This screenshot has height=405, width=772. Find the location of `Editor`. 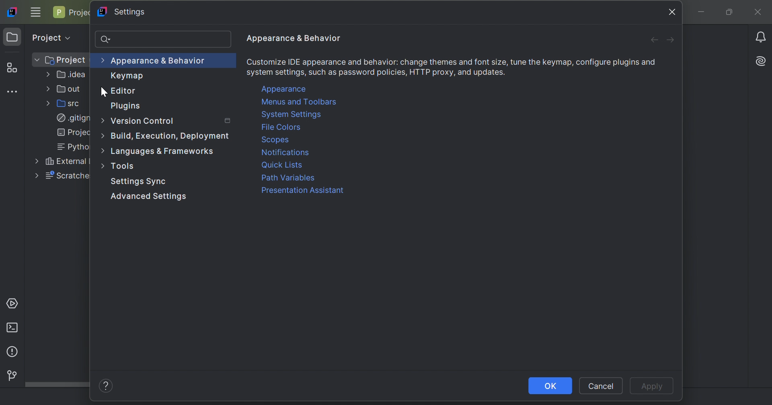

Editor is located at coordinates (123, 92).